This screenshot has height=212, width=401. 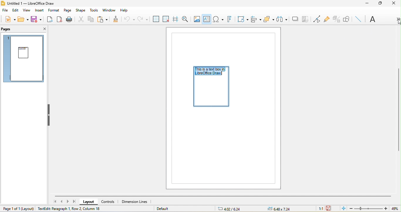 I want to click on previous page, so click(x=61, y=201).